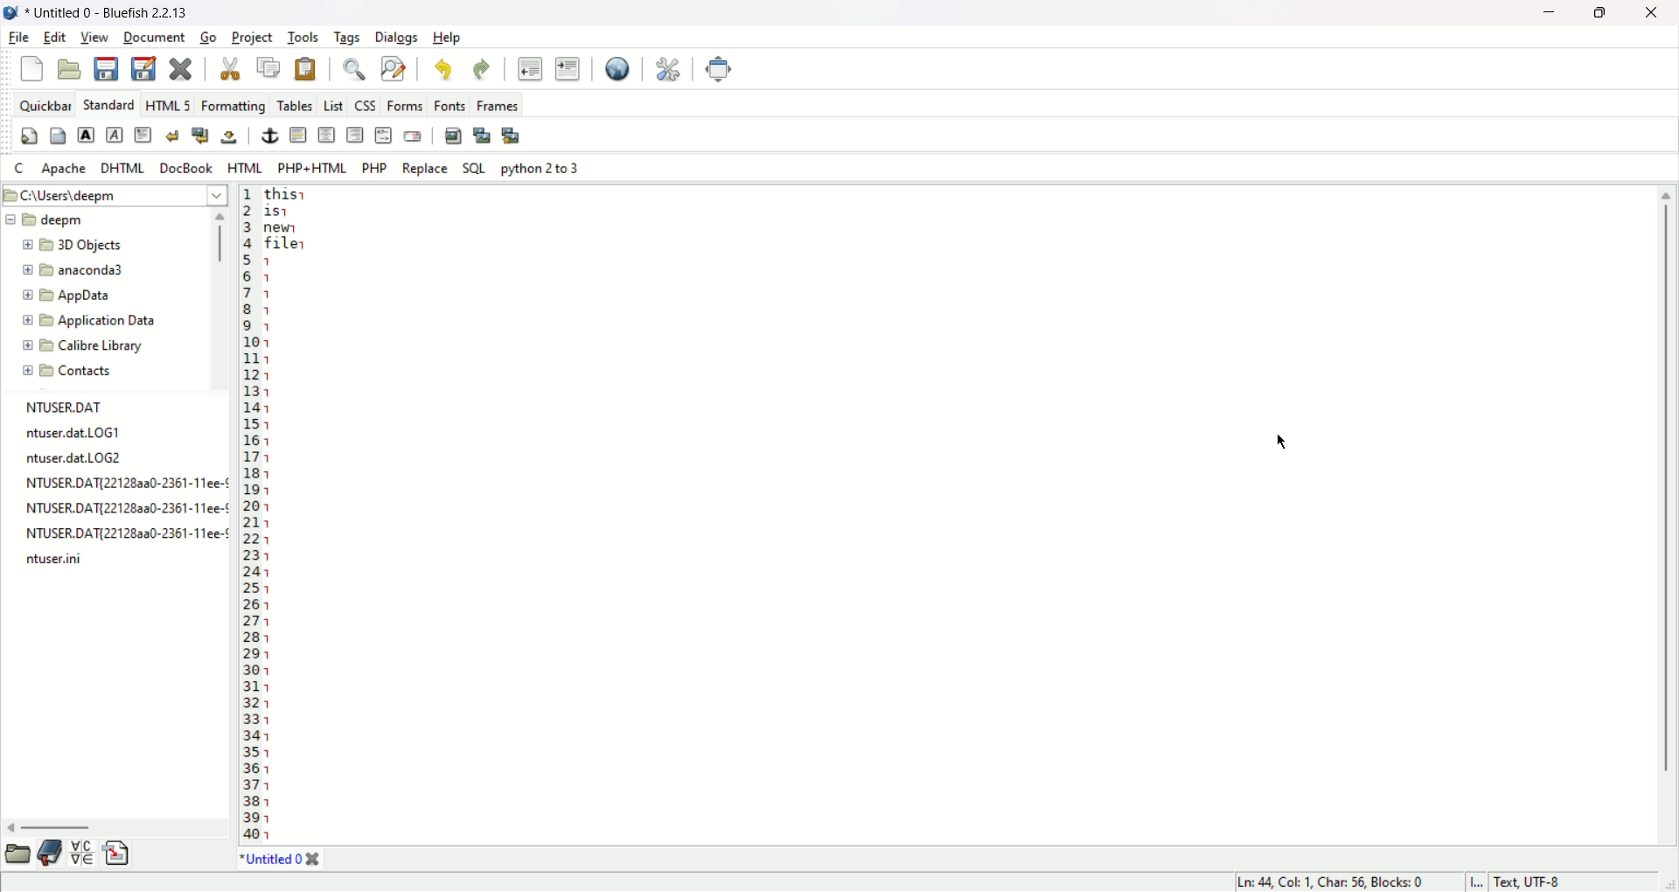 Image resolution: width=1679 pixels, height=892 pixels. Describe the element at coordinates (541, 168) in the screenshot. I see `Python 2 to 3` at that location.